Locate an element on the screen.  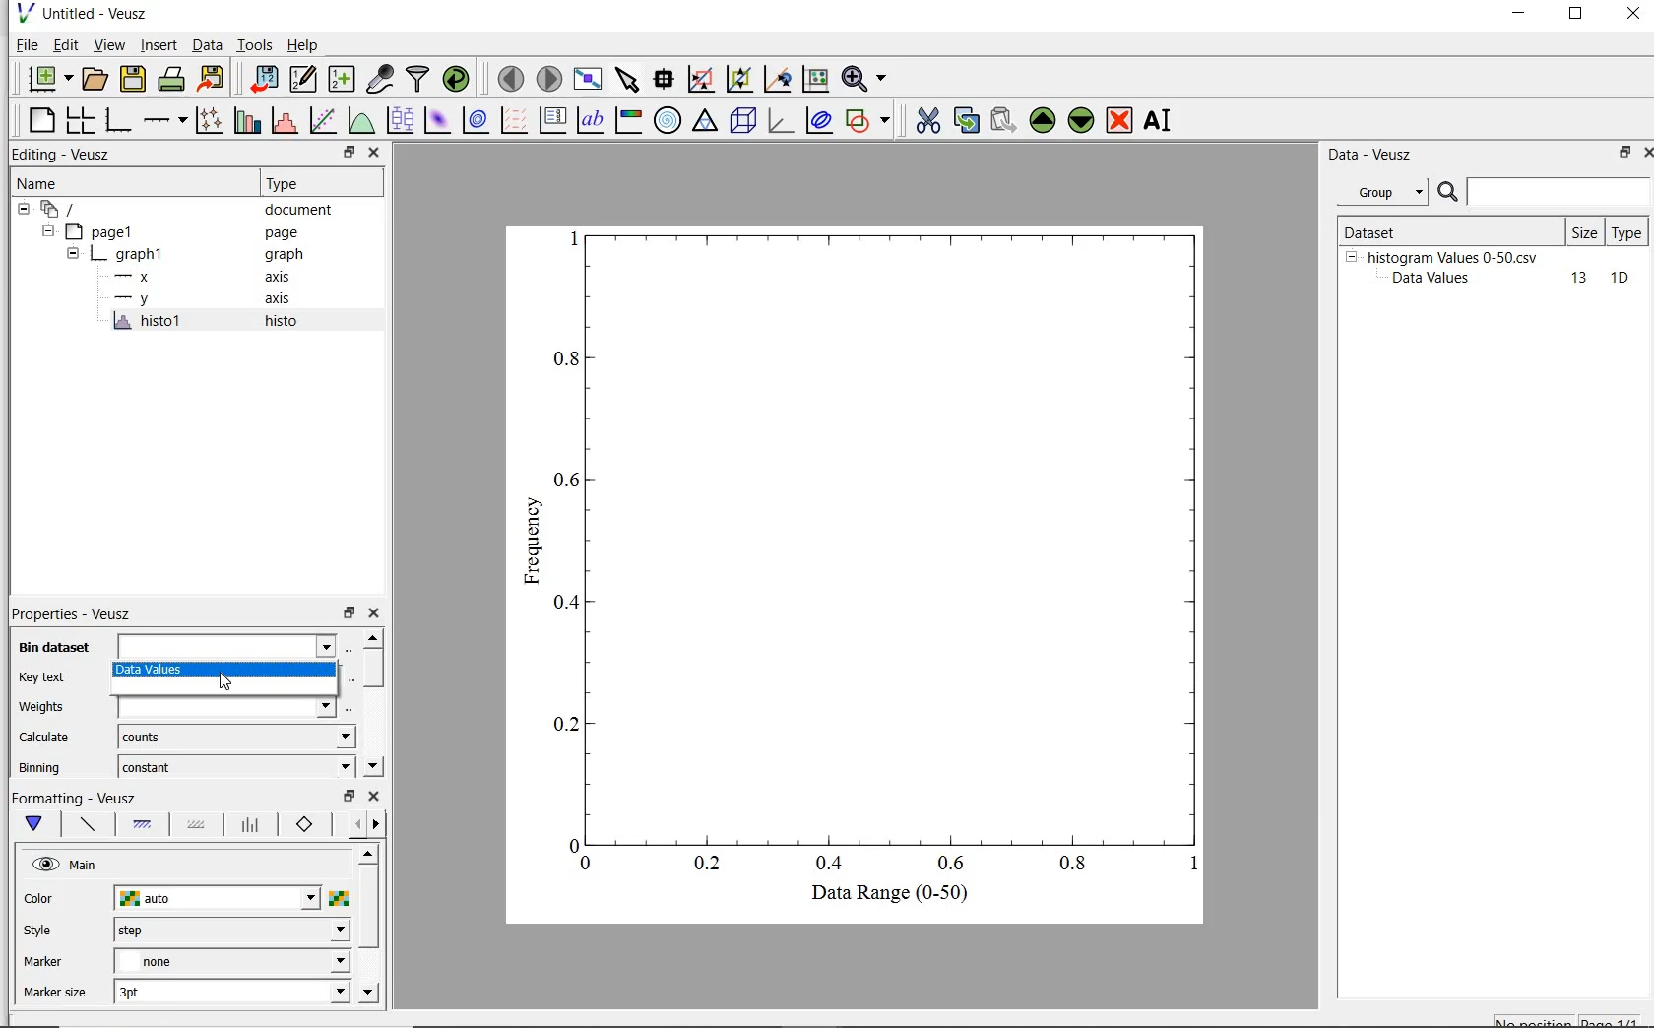
search for dataset names is located at coordinates (1559, 192).